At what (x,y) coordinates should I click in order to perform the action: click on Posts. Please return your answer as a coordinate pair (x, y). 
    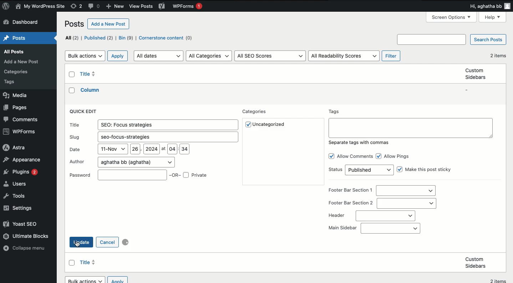
    Looking at the image, I should click on (17, 72).